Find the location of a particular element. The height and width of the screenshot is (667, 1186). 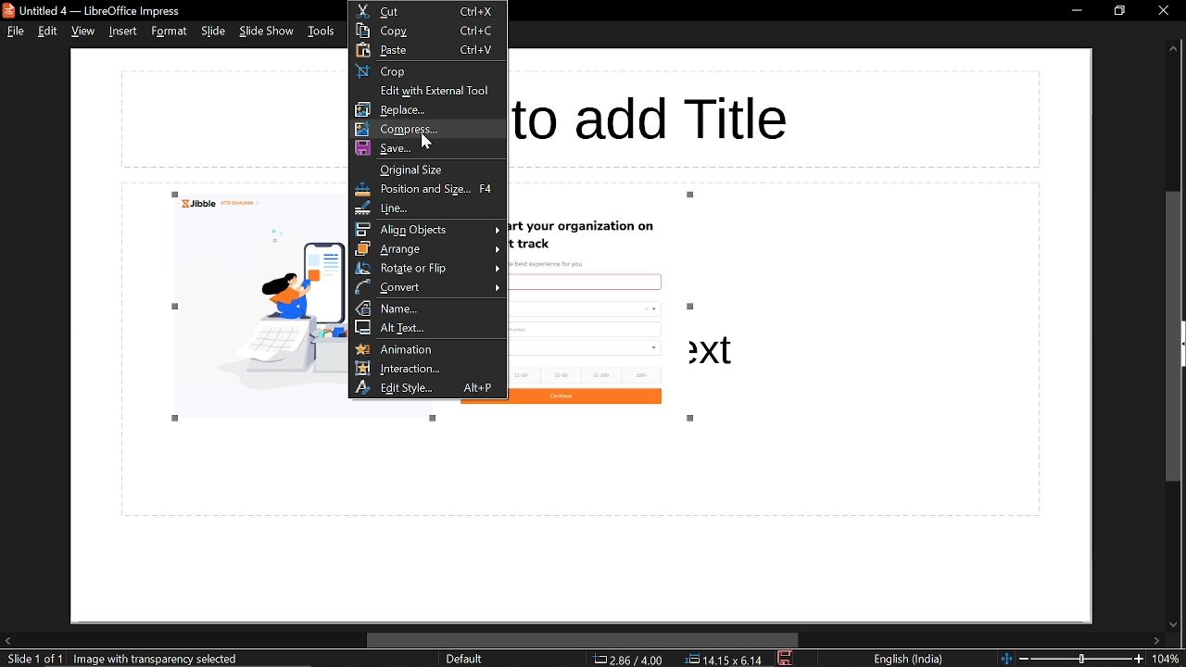

cut is located at coordinates (427, 10).